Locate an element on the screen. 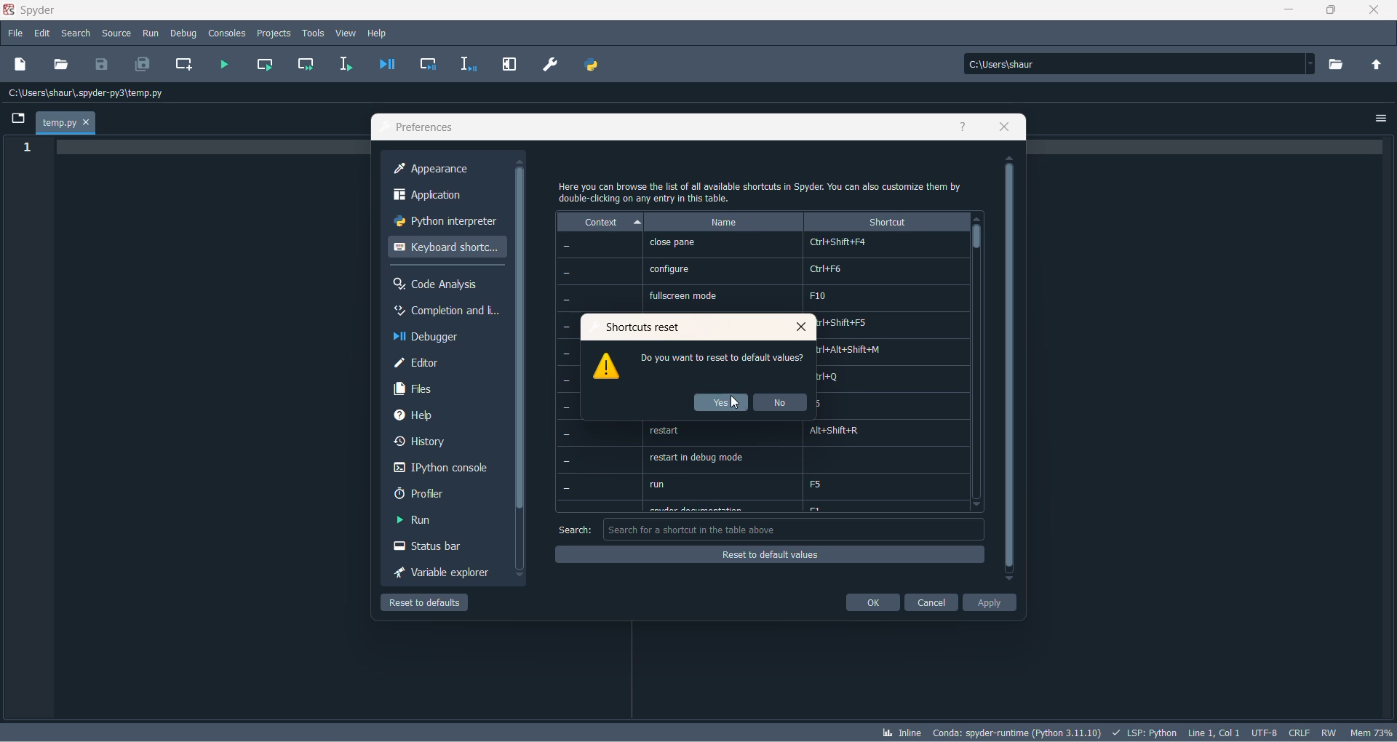 This screenshot has width=1397, height=742. reset of default is located at coordinates (770, 554).